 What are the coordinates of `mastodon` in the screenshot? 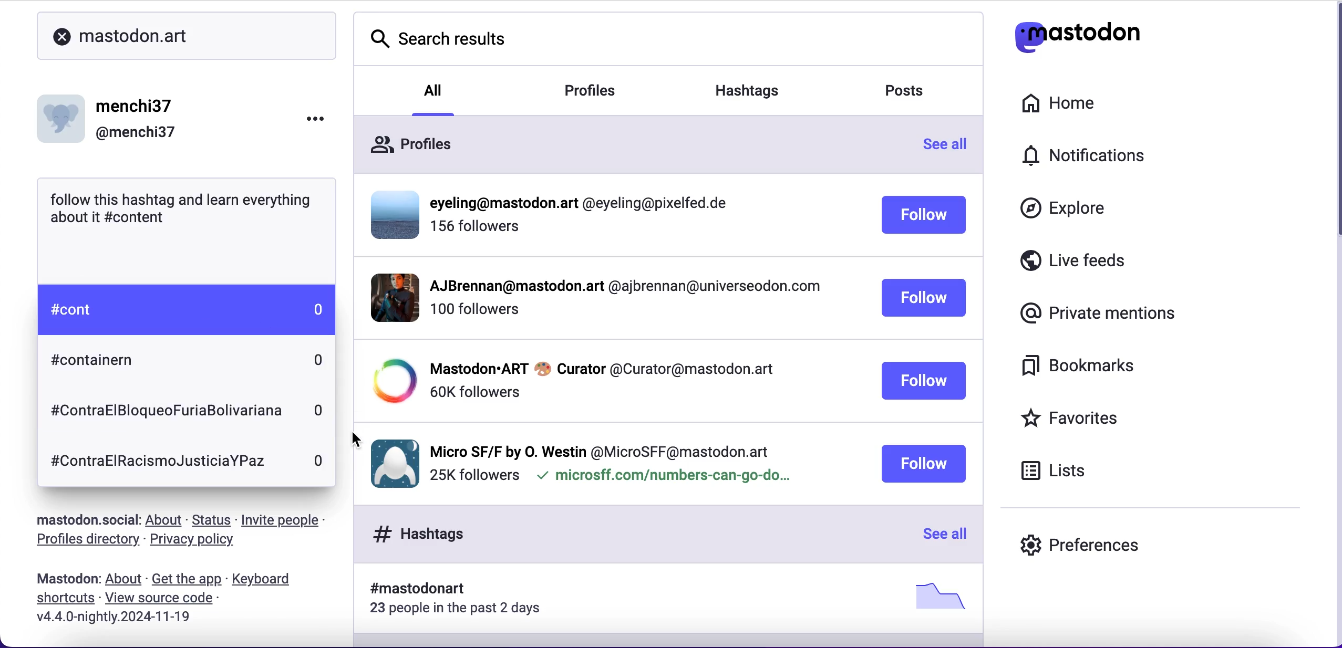 It's located at (64, 579).